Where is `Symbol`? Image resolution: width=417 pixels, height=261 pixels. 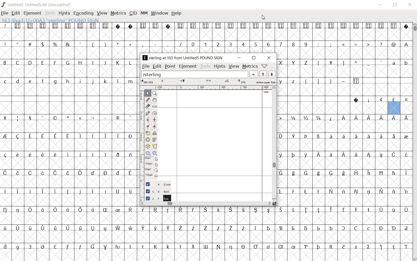
Symbol is located at coordinates (118, 118).